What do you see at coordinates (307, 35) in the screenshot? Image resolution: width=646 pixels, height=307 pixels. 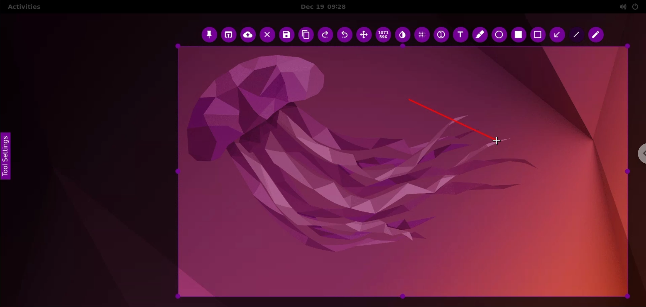 I see `copy to clipboard ` at bounding box center [307, 35].